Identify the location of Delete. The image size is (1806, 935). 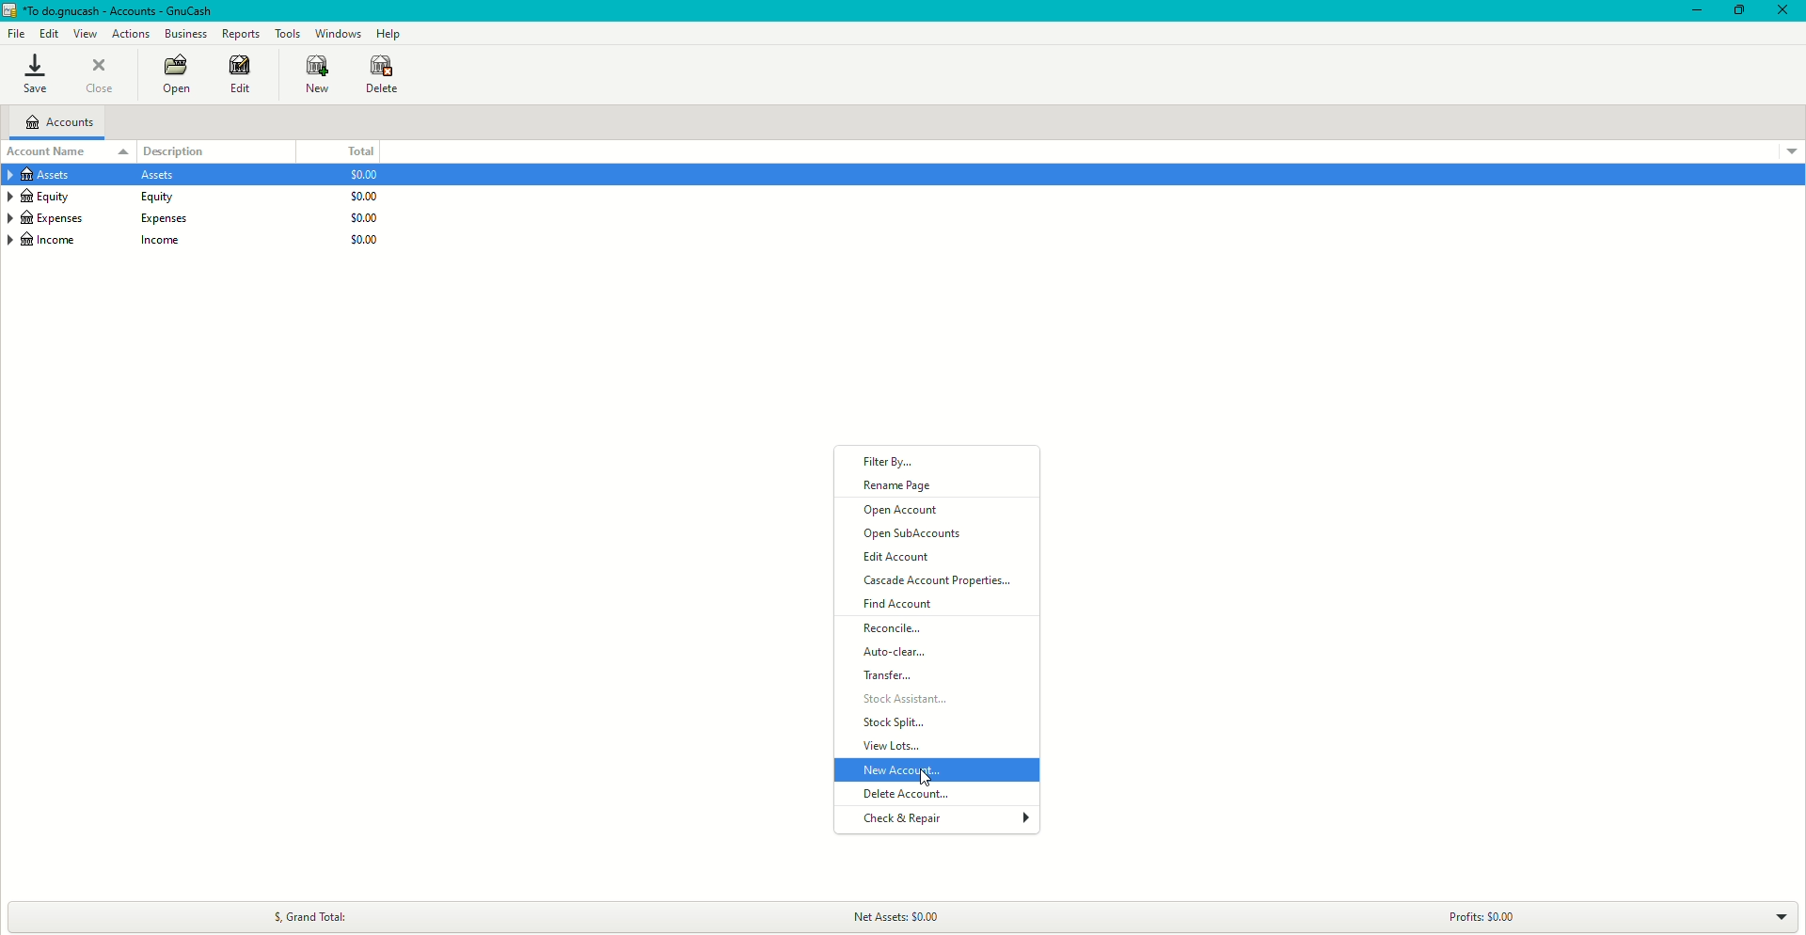
(382, 74).